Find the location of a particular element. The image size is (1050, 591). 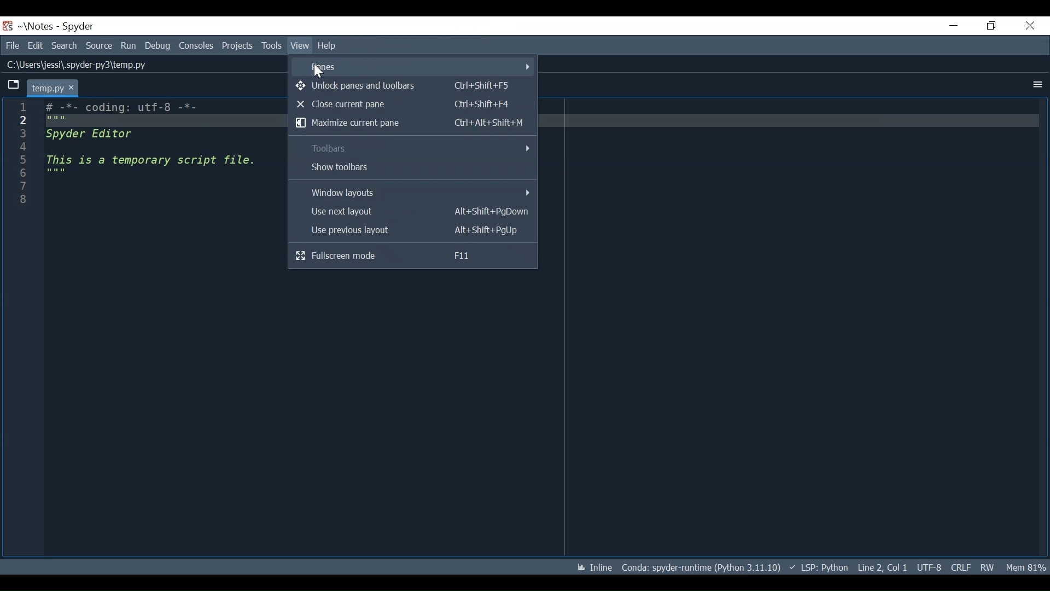

Inline is located at coordinates (594, 567).